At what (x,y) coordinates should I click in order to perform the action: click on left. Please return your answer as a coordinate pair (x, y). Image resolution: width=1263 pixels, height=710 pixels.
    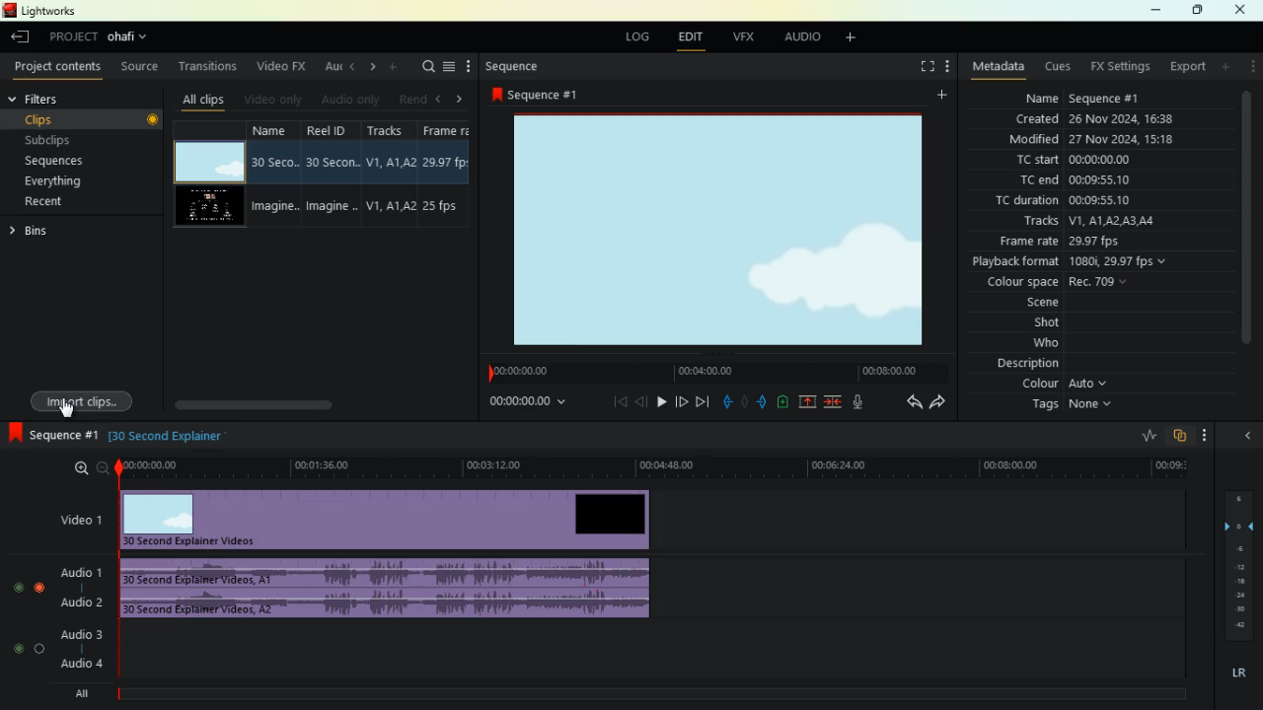
    Looking at the image, I should click on (440, 99).